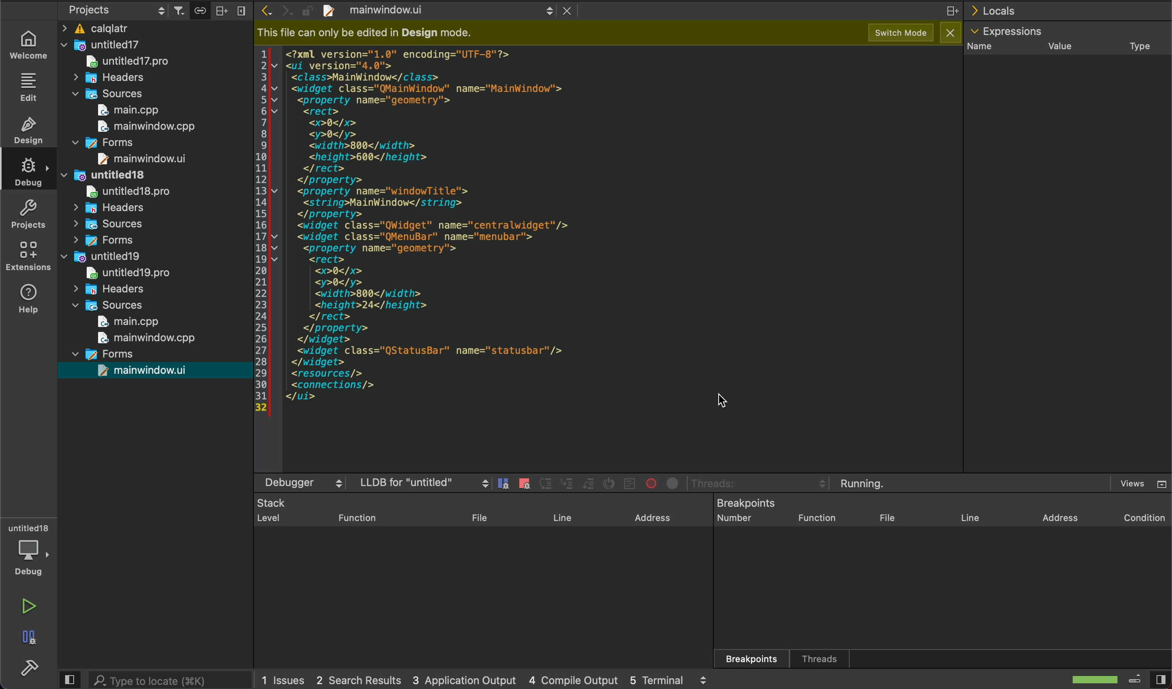  Describe the element at coordinates (658, 677) in the screenshot. I see `5 terminal` at that location.